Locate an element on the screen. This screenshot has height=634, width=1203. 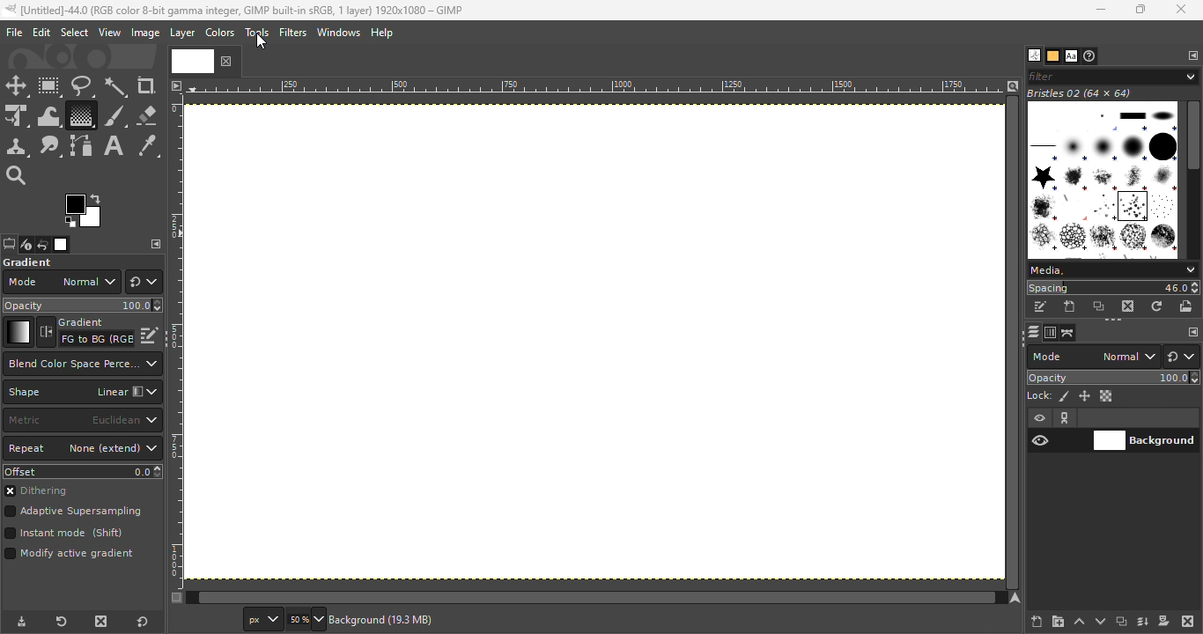
View/Hide is located at coordinates (1059, 430).